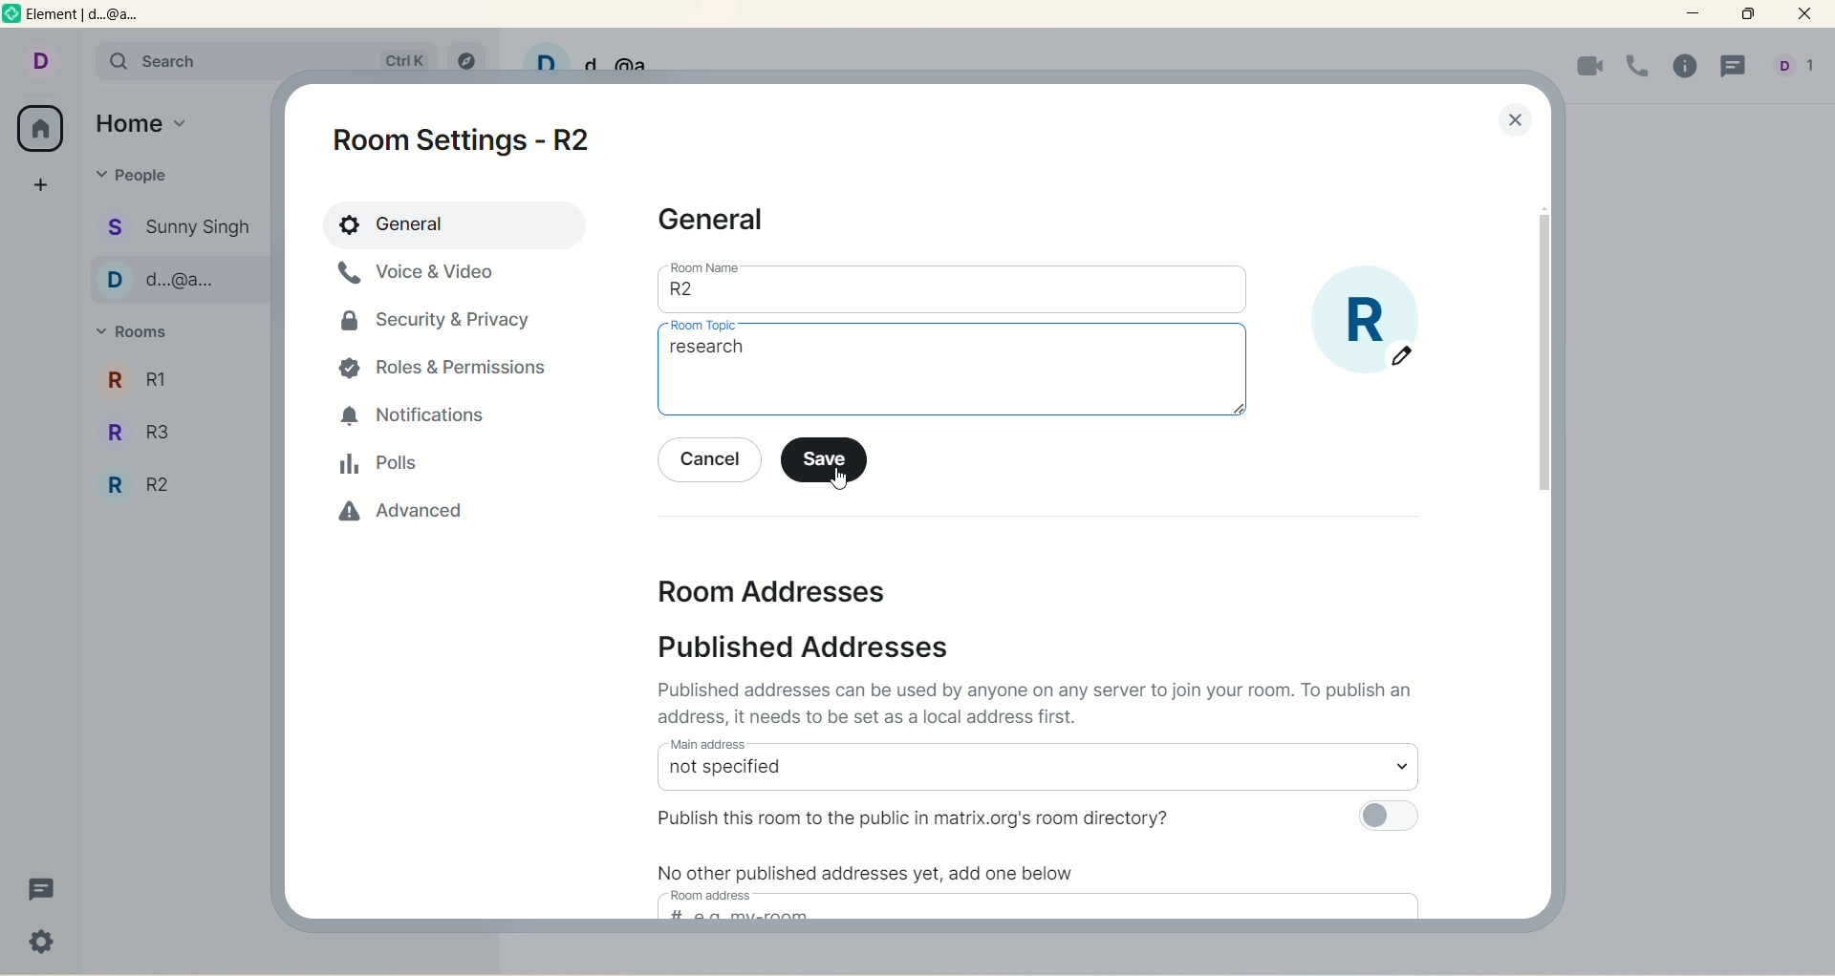 This screenshot has width=1835, height=976. Describe the element at coordinates (98, 17) in the screenshot. I see `element` at that location.